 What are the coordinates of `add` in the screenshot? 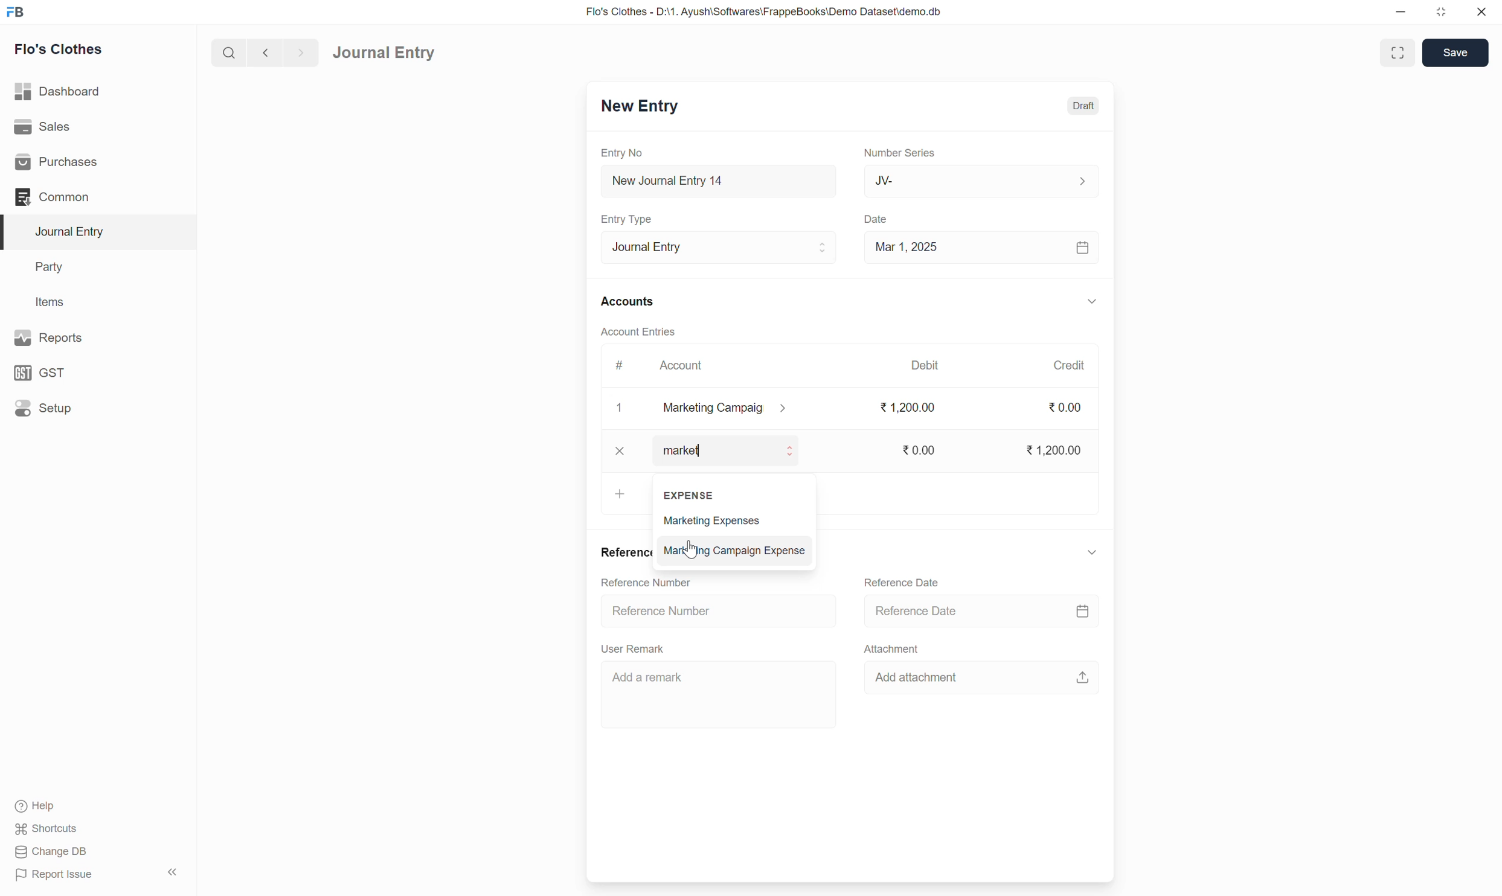 It's located at (617, 494).